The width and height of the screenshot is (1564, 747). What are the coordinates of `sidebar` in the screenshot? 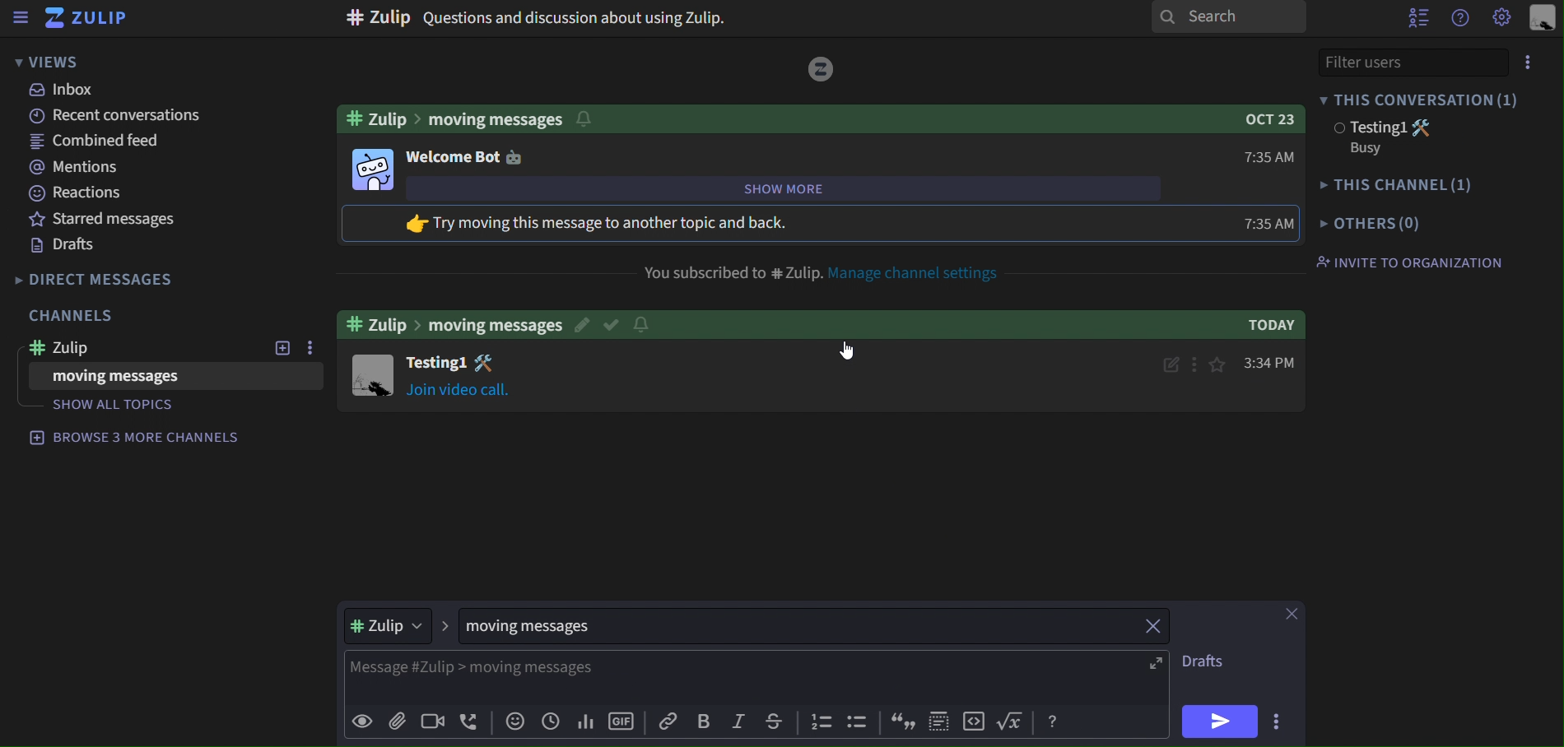 It's located at (20, 18).